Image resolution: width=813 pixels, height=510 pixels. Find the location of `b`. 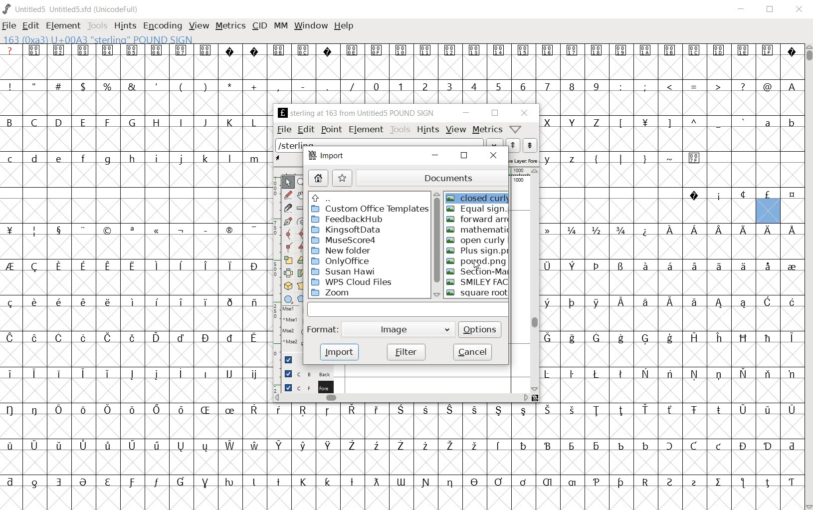

b is located at coordinates (791, 122).